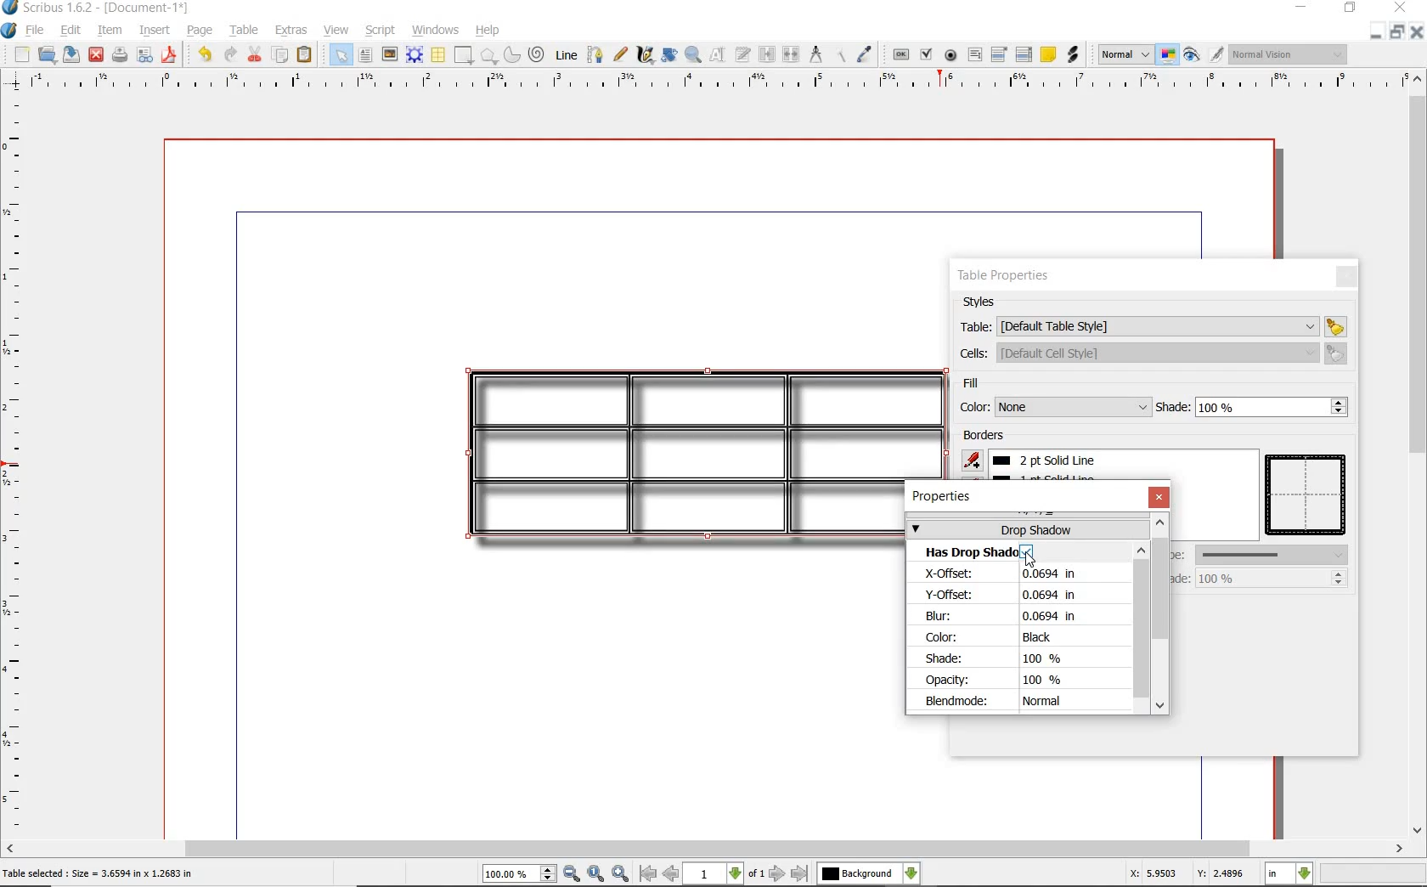 The height and width of the screenshot is (887, 1427). What do you see at coordinates (644, 54) in the screenshot?
I see `calligraphic line` at bounding box center [644, 54].